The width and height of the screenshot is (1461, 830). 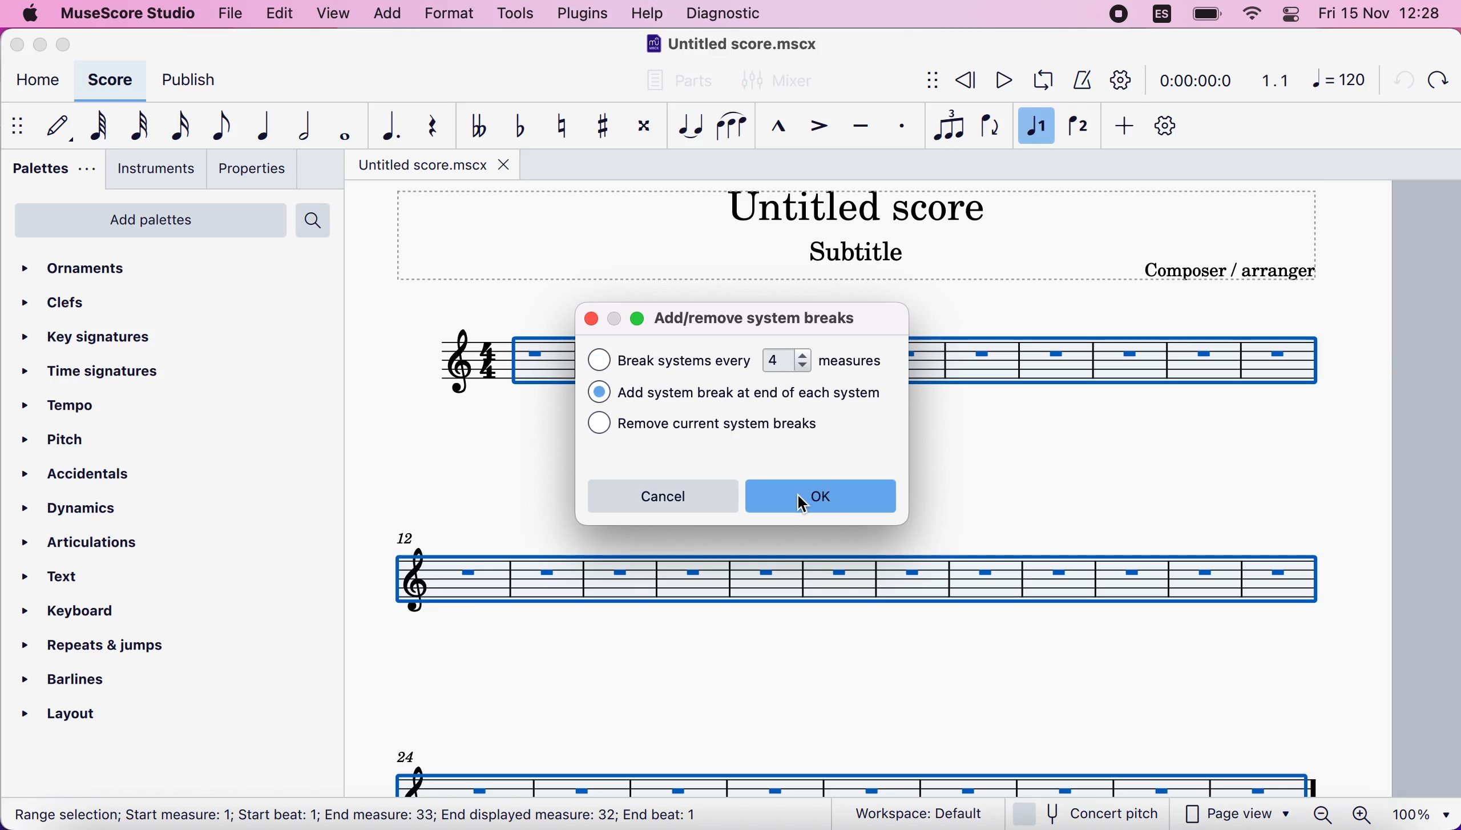 I want to click on 100%, so click(x=1418, y=813).